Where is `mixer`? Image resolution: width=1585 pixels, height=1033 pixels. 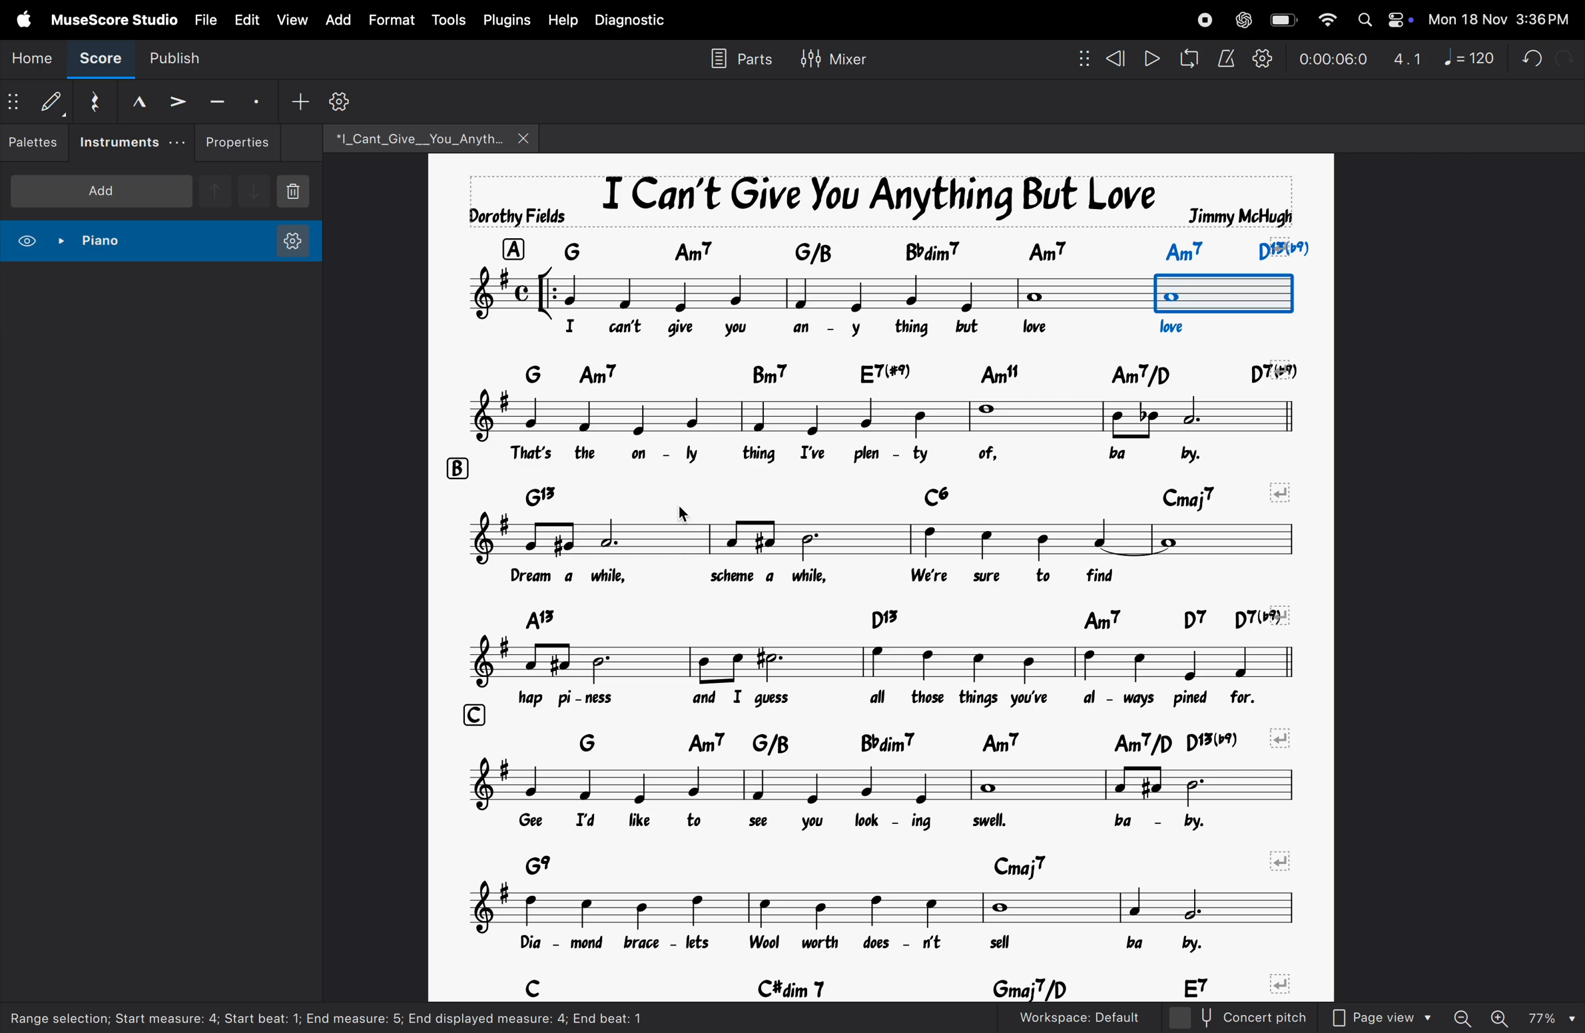
mixer is located at coordinates (832, 57).